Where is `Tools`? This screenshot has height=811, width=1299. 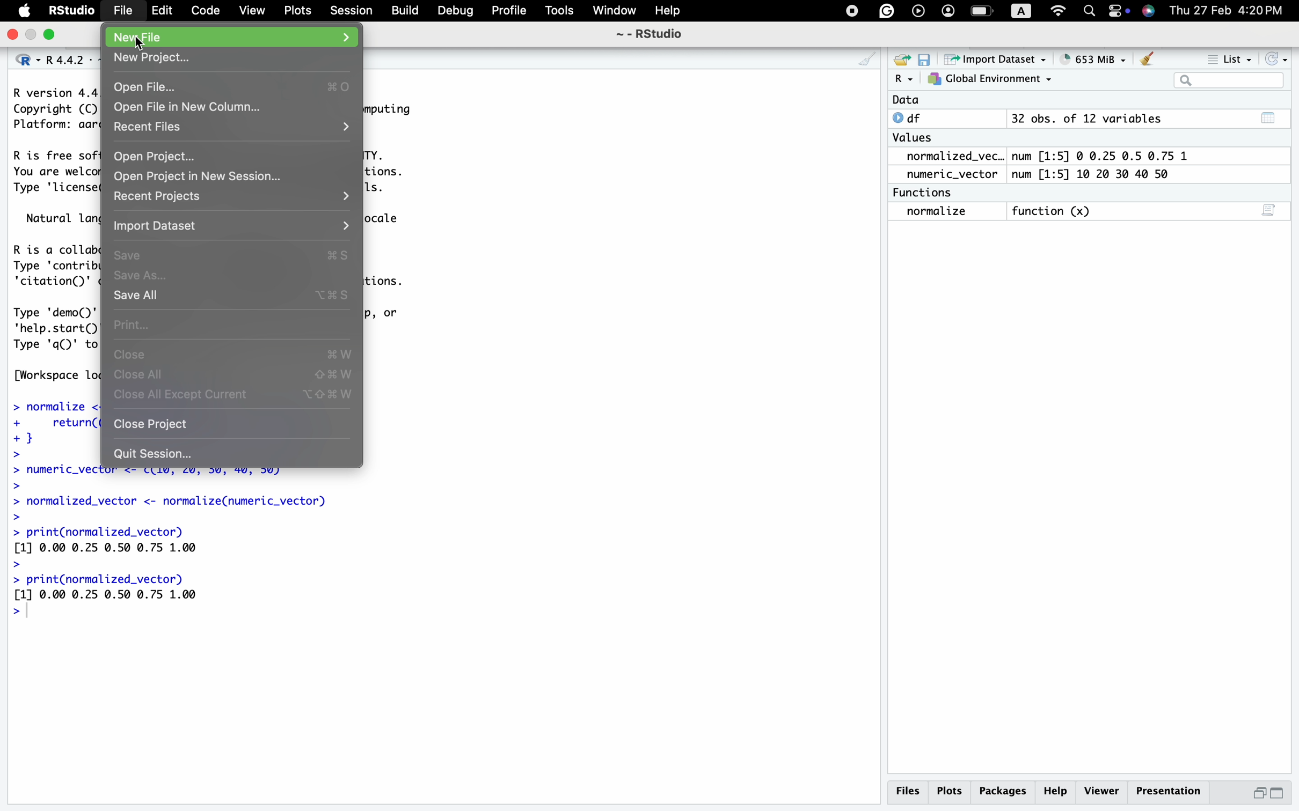 Tools is located at coordinates (558, 12).